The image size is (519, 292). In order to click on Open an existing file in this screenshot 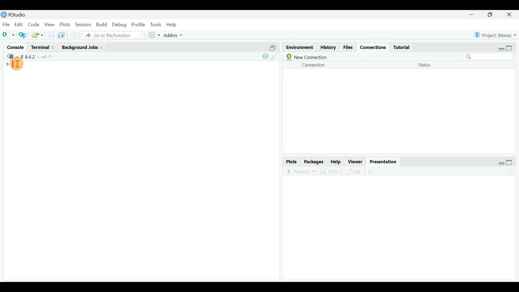, I will do `click(38, 36)`.